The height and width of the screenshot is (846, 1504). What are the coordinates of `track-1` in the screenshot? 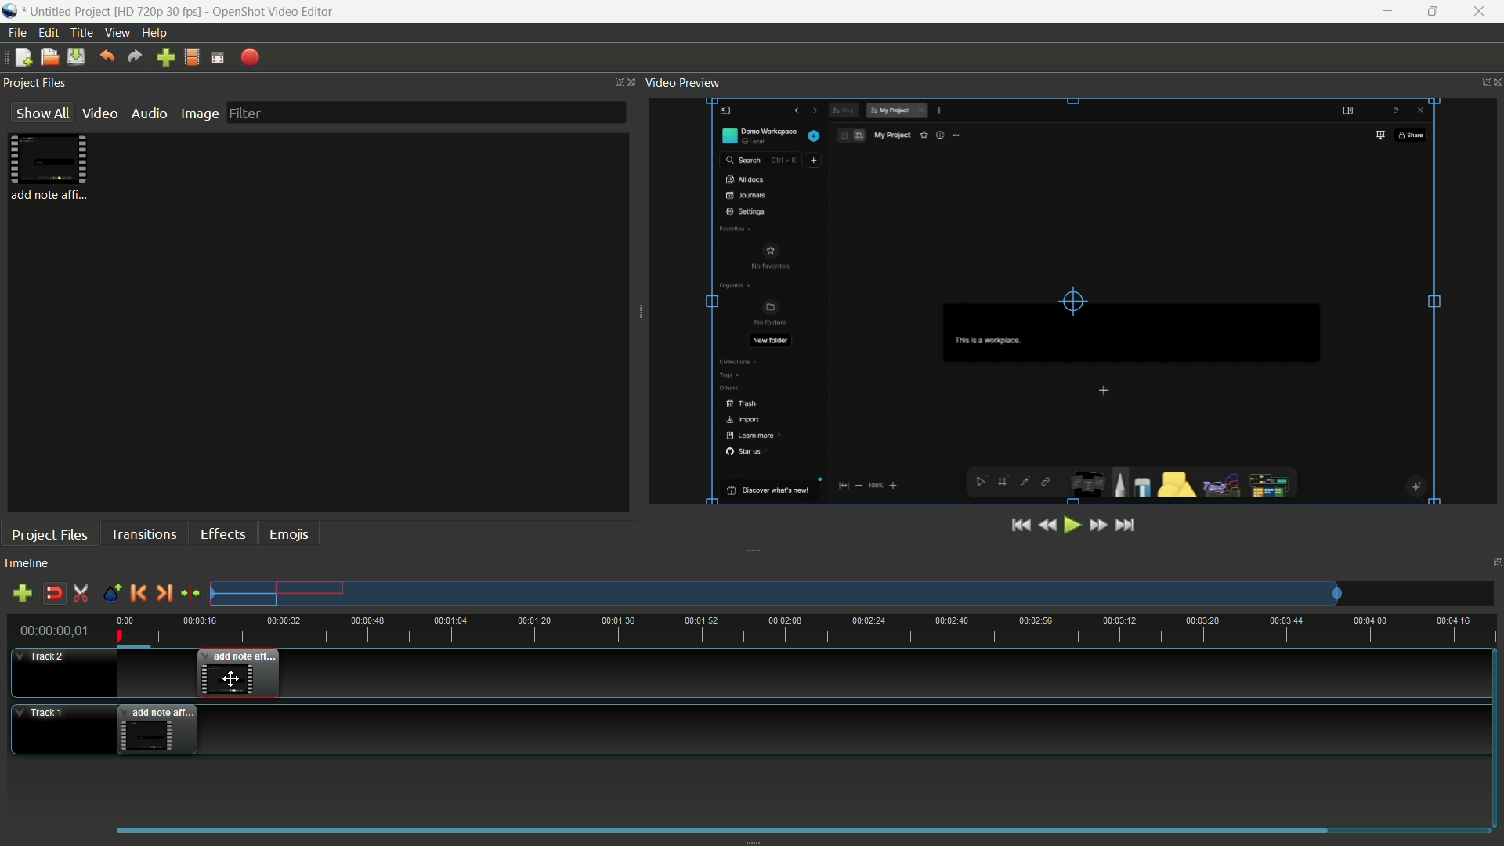 It's located at (57, 729).